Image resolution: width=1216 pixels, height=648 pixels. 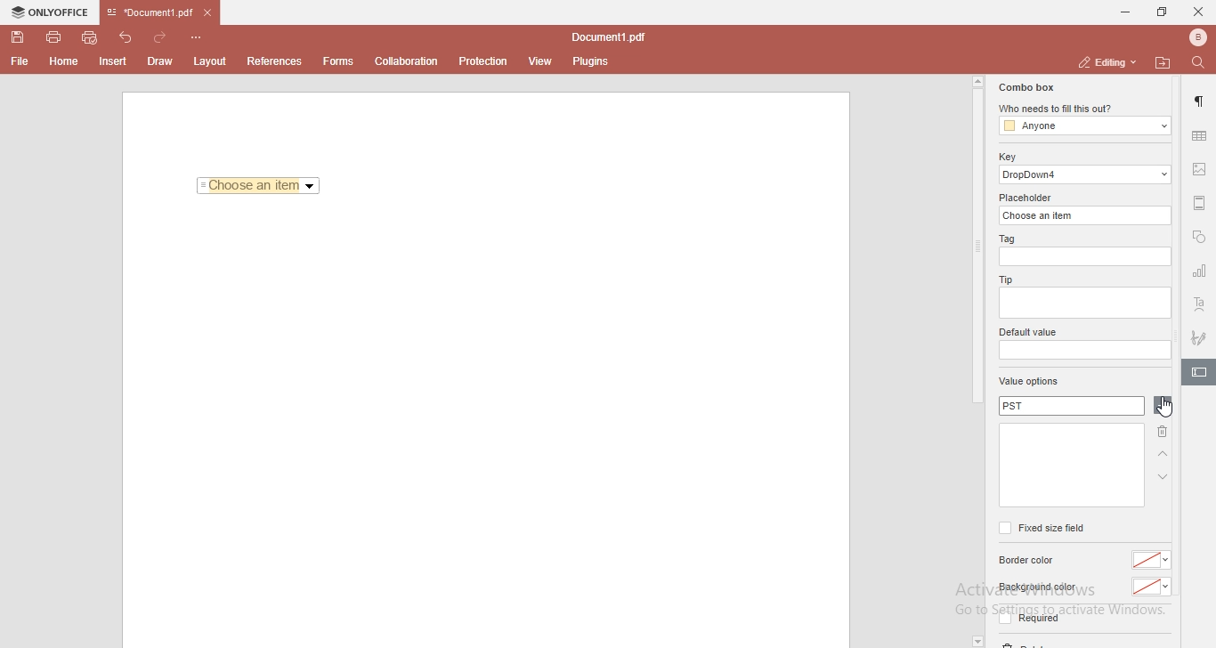 What do you see at coordinates (272, 61) in the screenshot?
I see `References` at bounding box center [272, 61].